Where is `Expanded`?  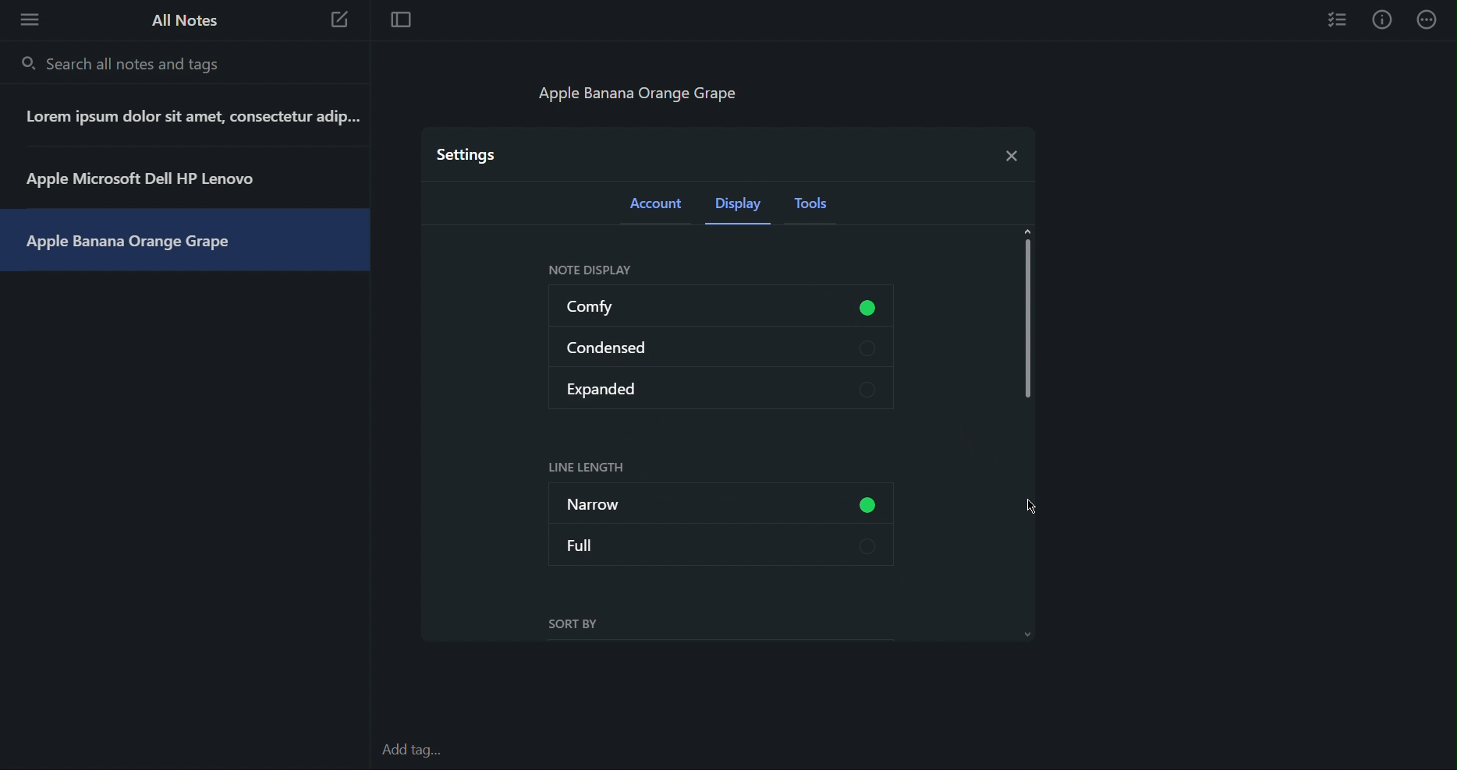 Expanded is located at coordinates (720, 387).